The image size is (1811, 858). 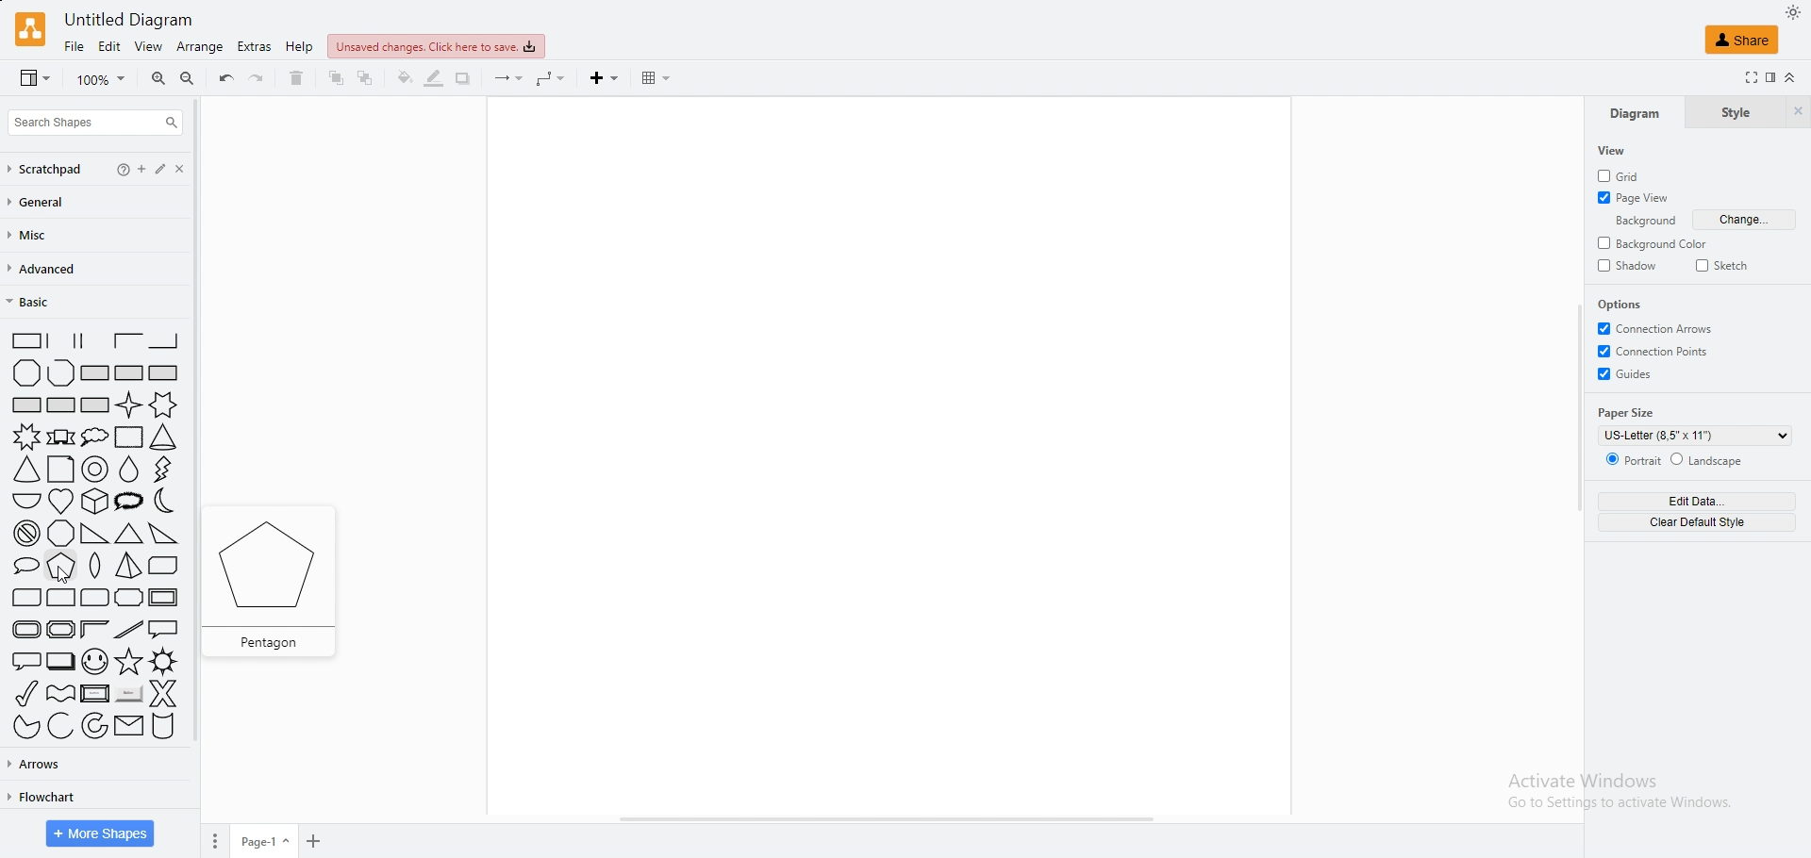 What do you see at coordinates (95, 405) in the screenshot?
I see `rectangle with diagonal grid fill` at bounding box center [95, 405].